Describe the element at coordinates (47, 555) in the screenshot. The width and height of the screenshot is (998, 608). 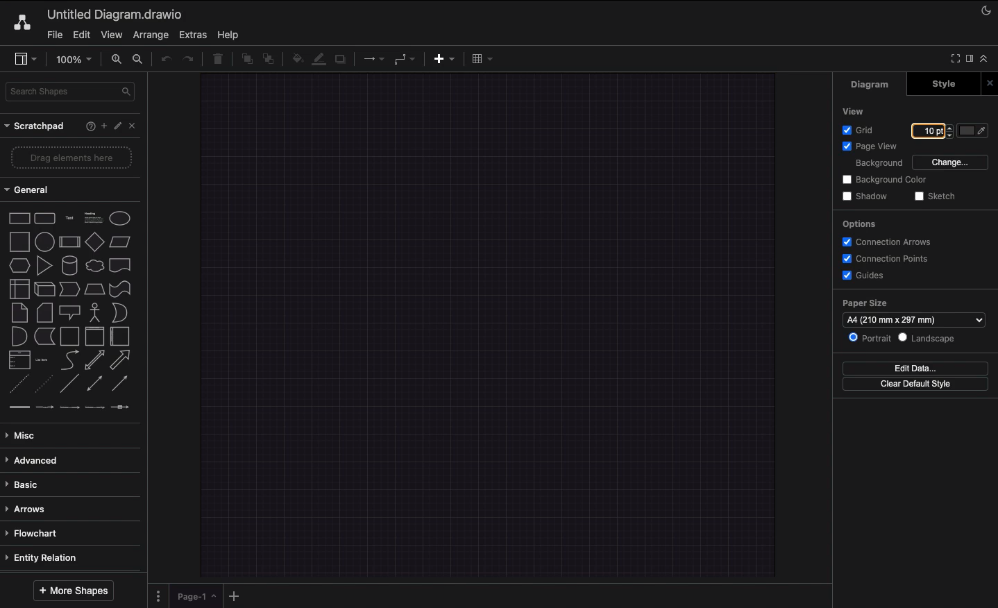
I see `Entity relation` at that location.